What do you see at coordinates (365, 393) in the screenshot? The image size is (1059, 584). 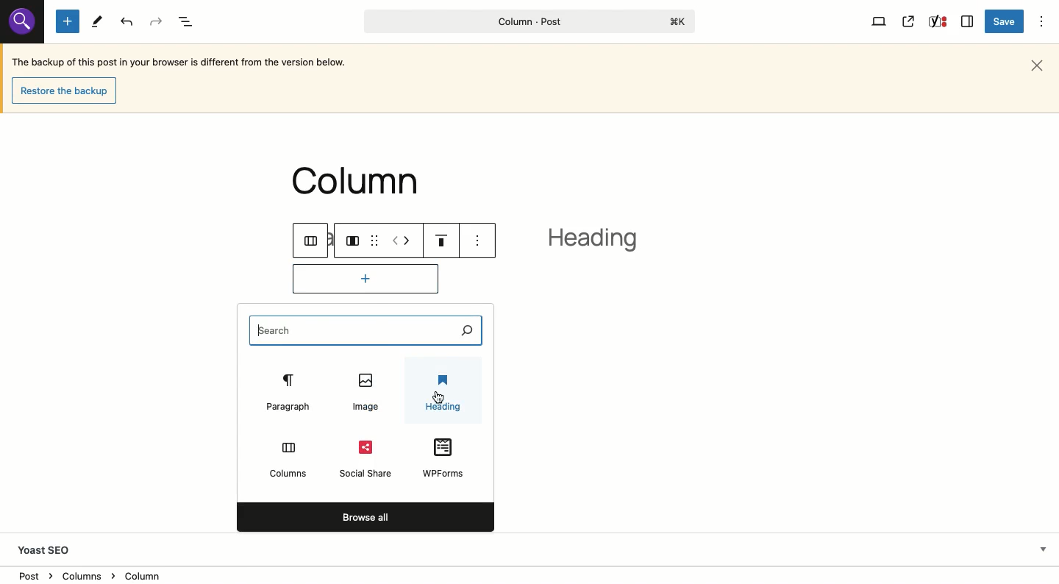 I see `Image` at bounding box center [365, 393].